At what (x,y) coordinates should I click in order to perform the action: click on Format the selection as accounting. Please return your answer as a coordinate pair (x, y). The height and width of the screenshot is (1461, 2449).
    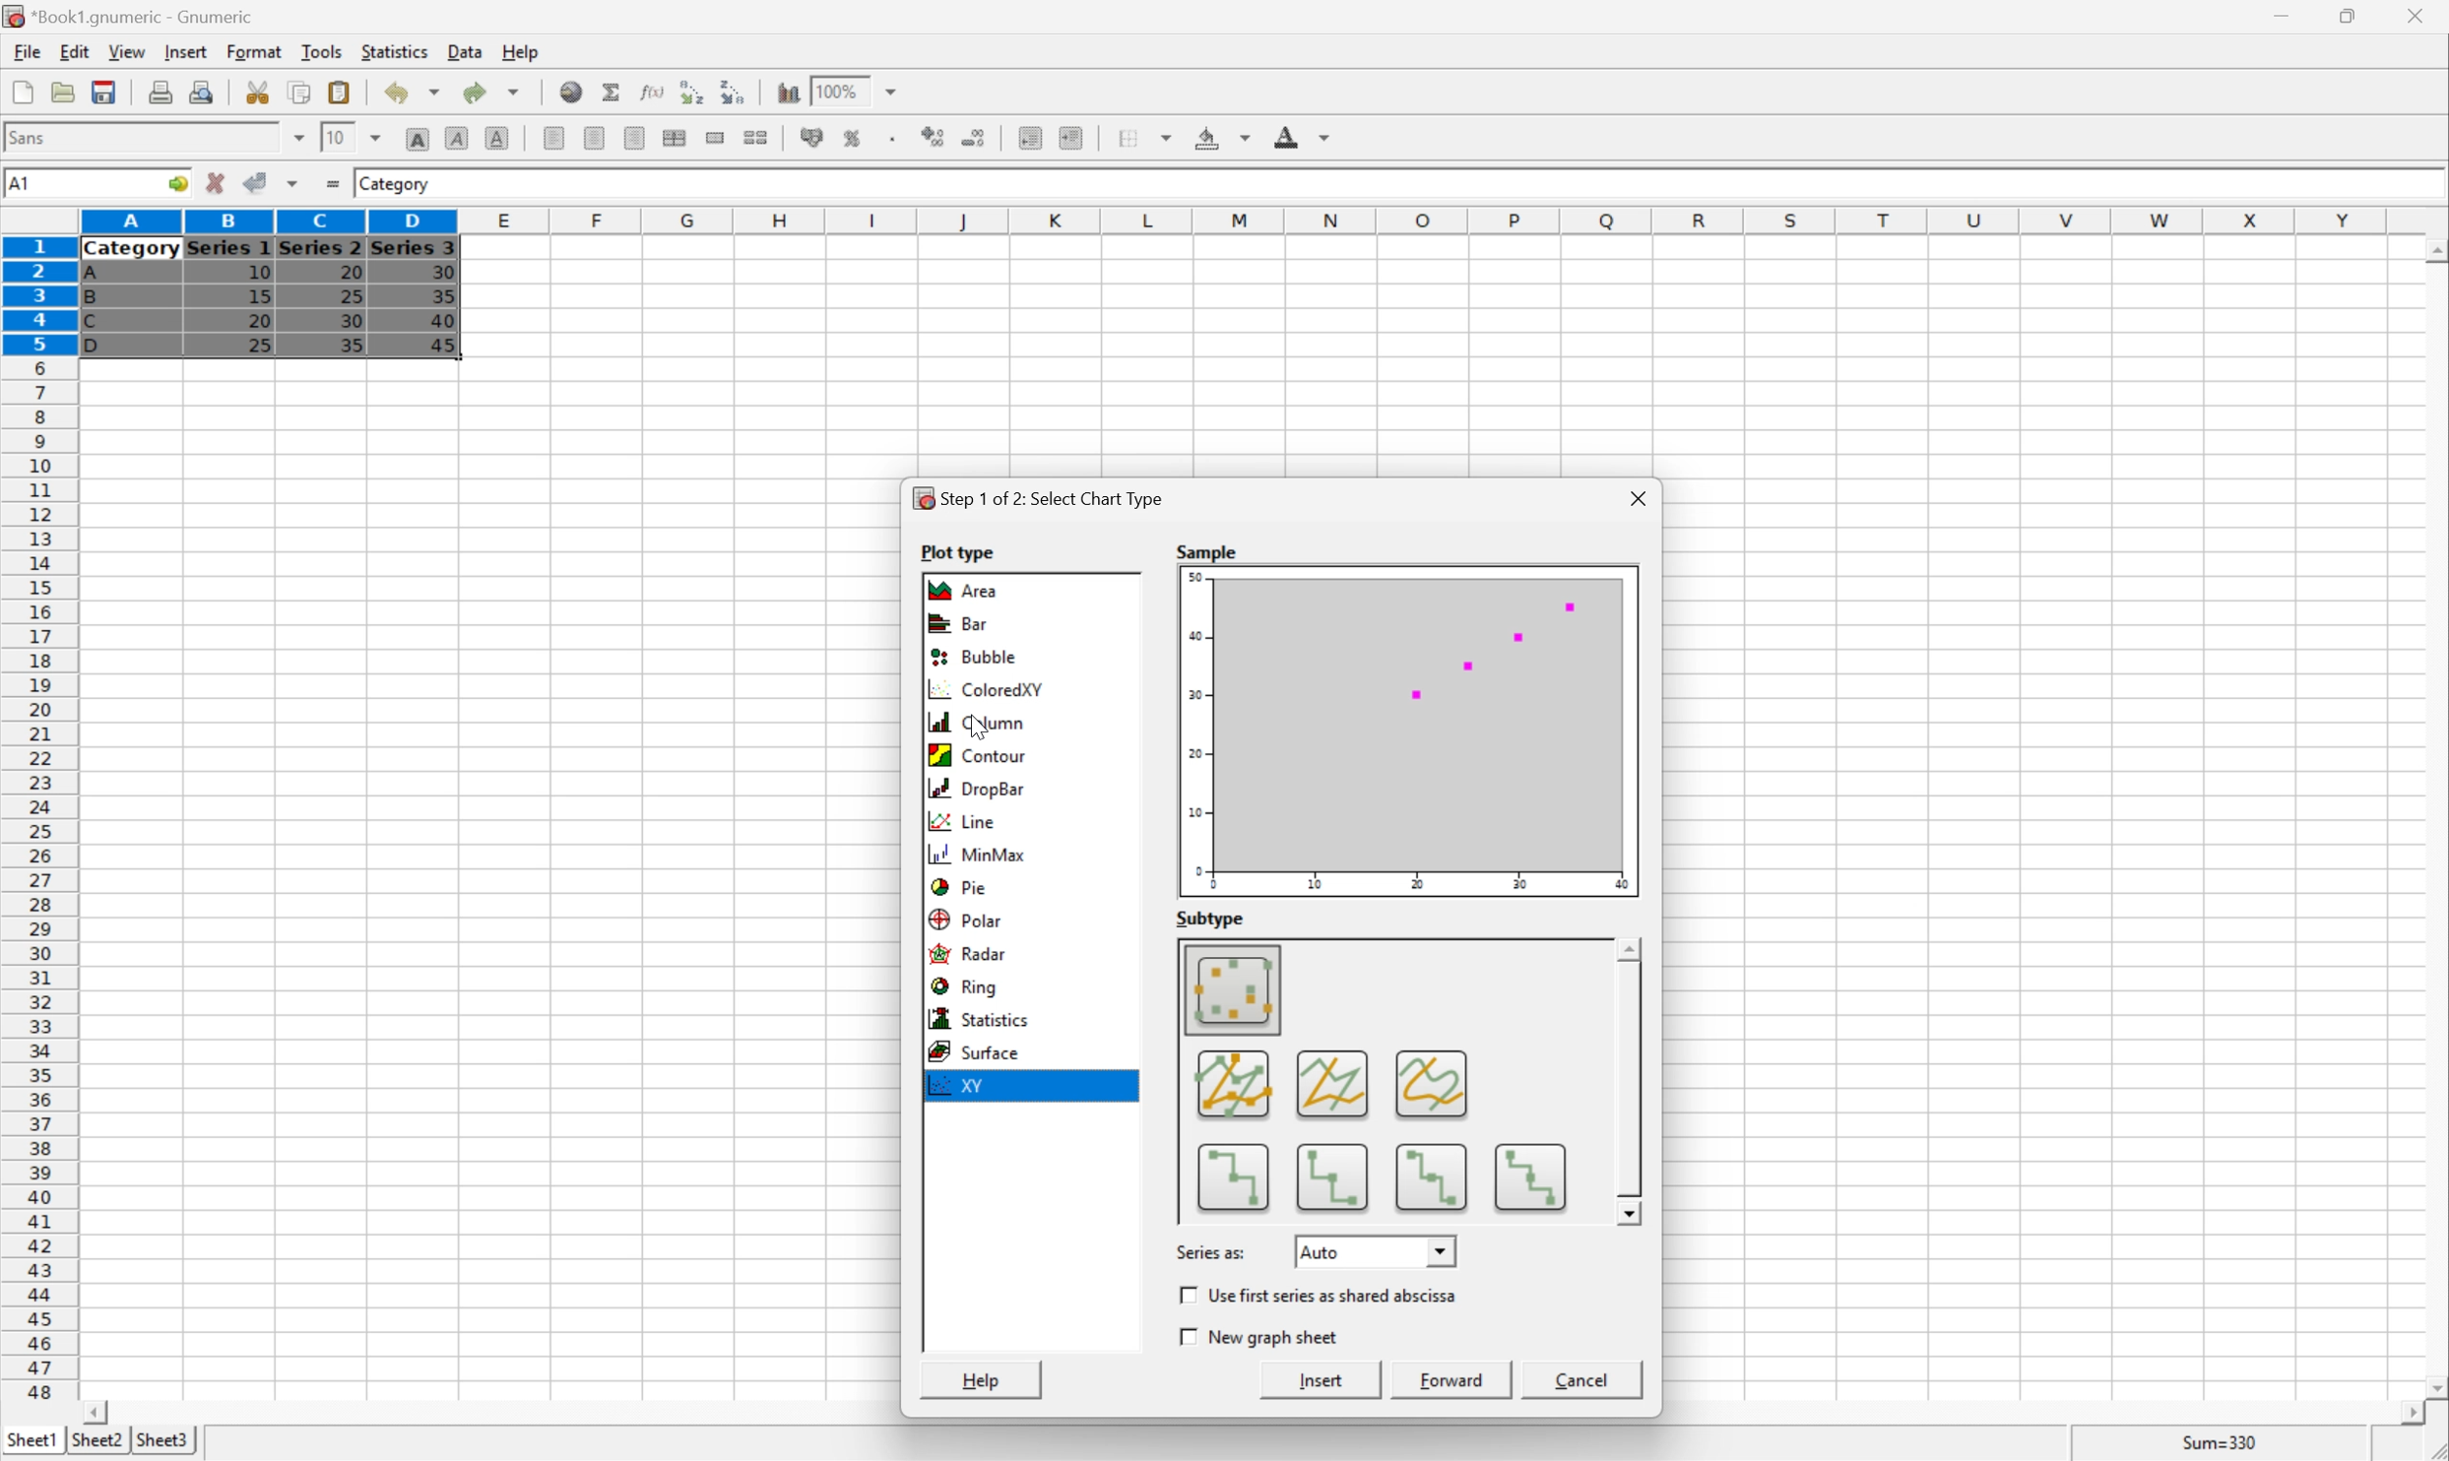
    Looking at the image, I should click on (804, 136).